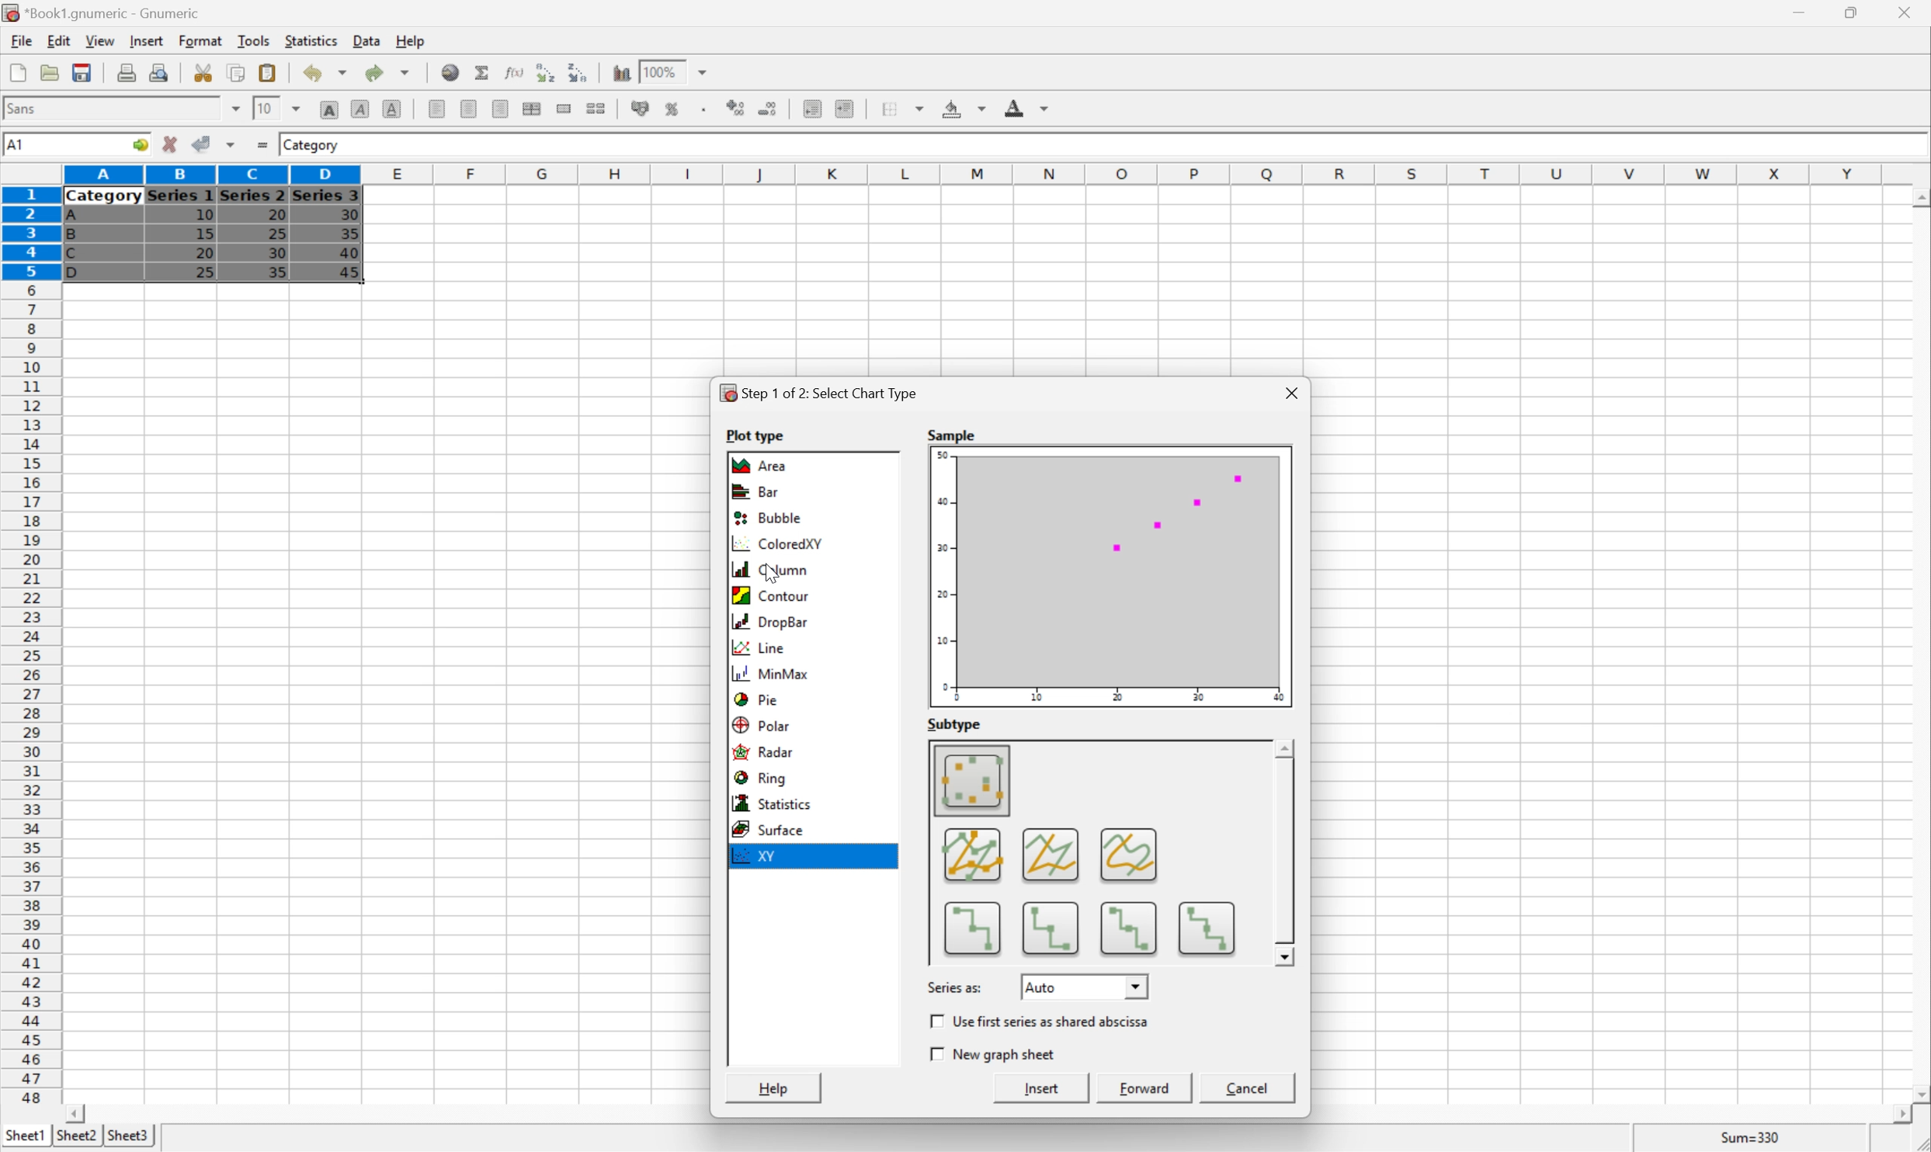 This screenshot has width=1931, height=1152. Describe the element at coordinates (767, 464) in the screenshot. I see `Area` at that location.